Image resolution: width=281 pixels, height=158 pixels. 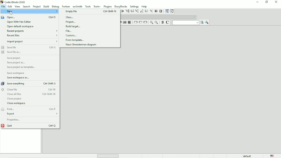 What do you see at coordinates (272, 156) in the screenshot?
I see `Language` at bounding box center [272, 156].